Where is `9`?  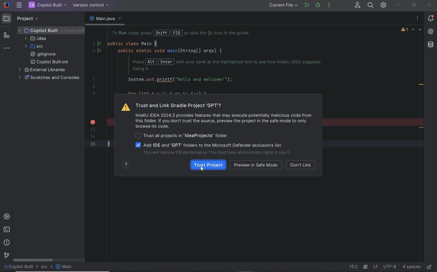 9 is located at coordinates (94, 94).